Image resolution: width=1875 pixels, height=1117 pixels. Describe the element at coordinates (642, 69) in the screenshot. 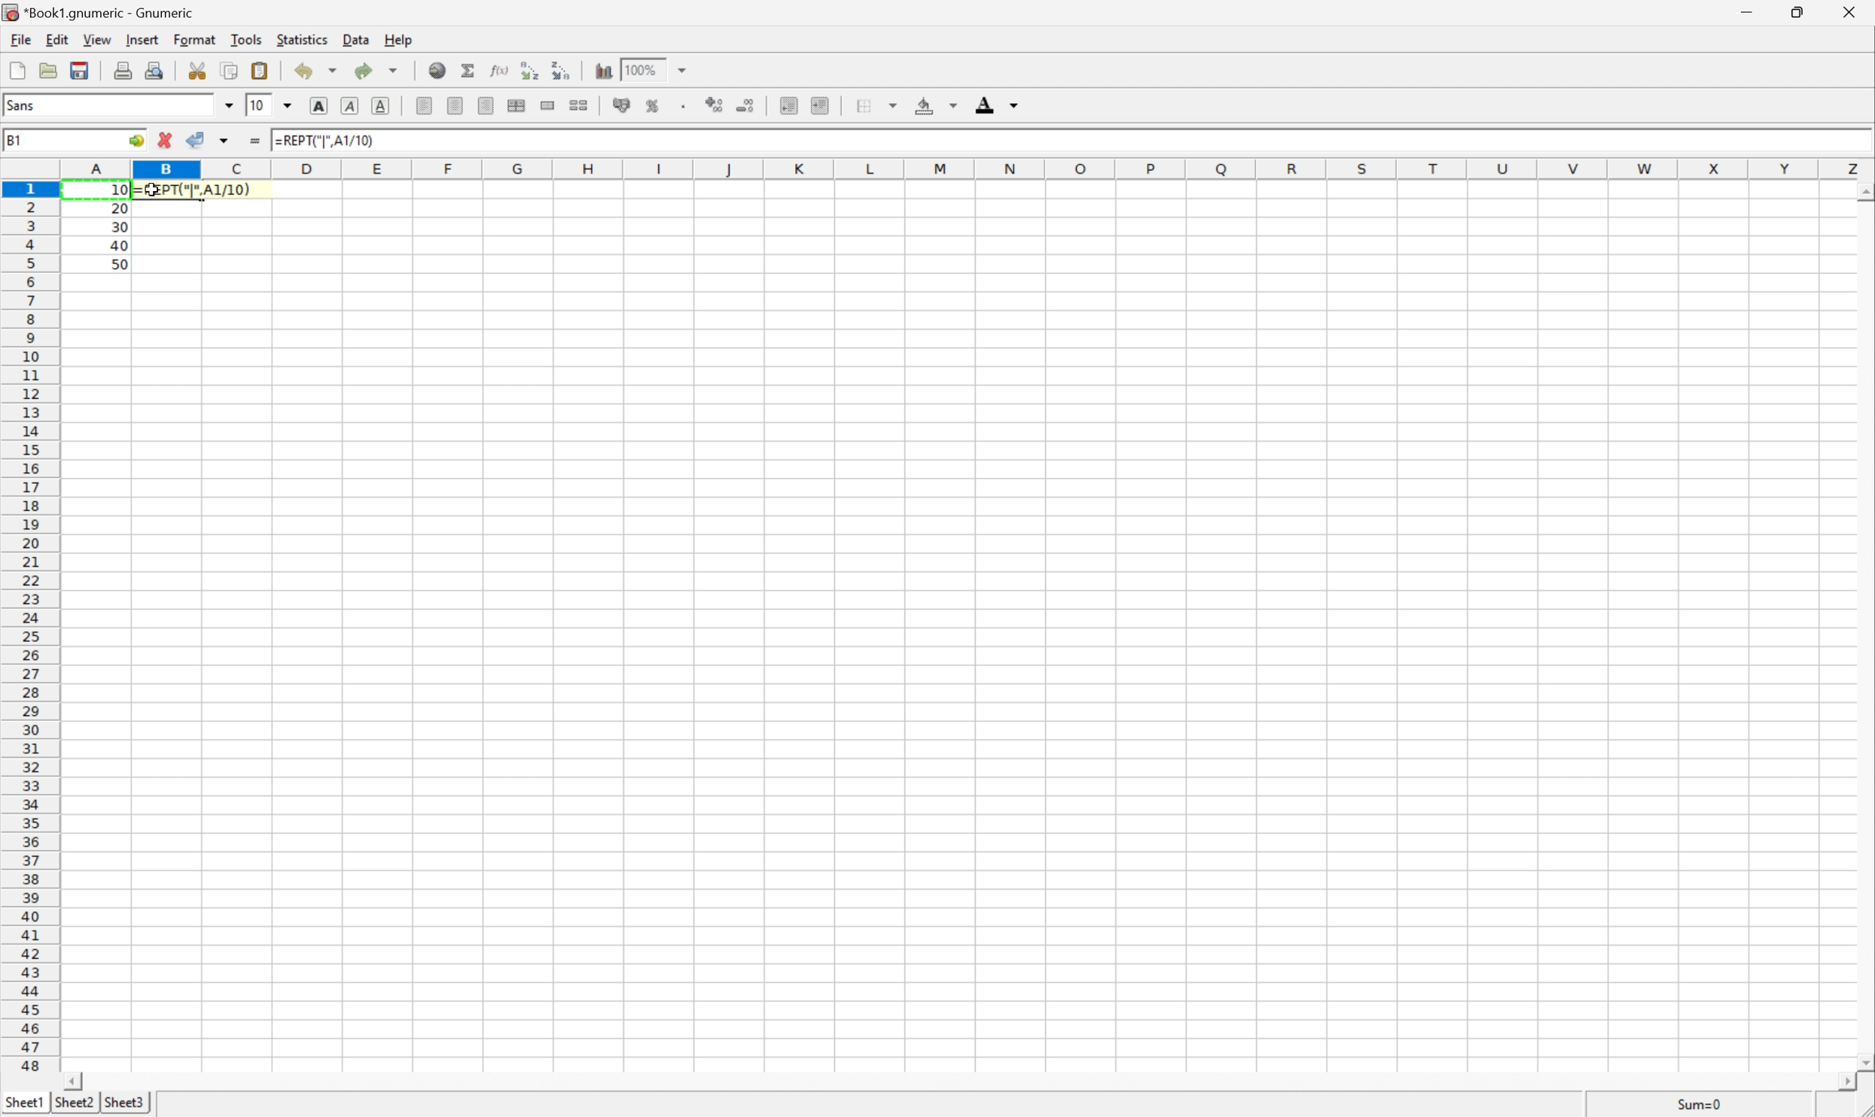

I see `100%` at that location.